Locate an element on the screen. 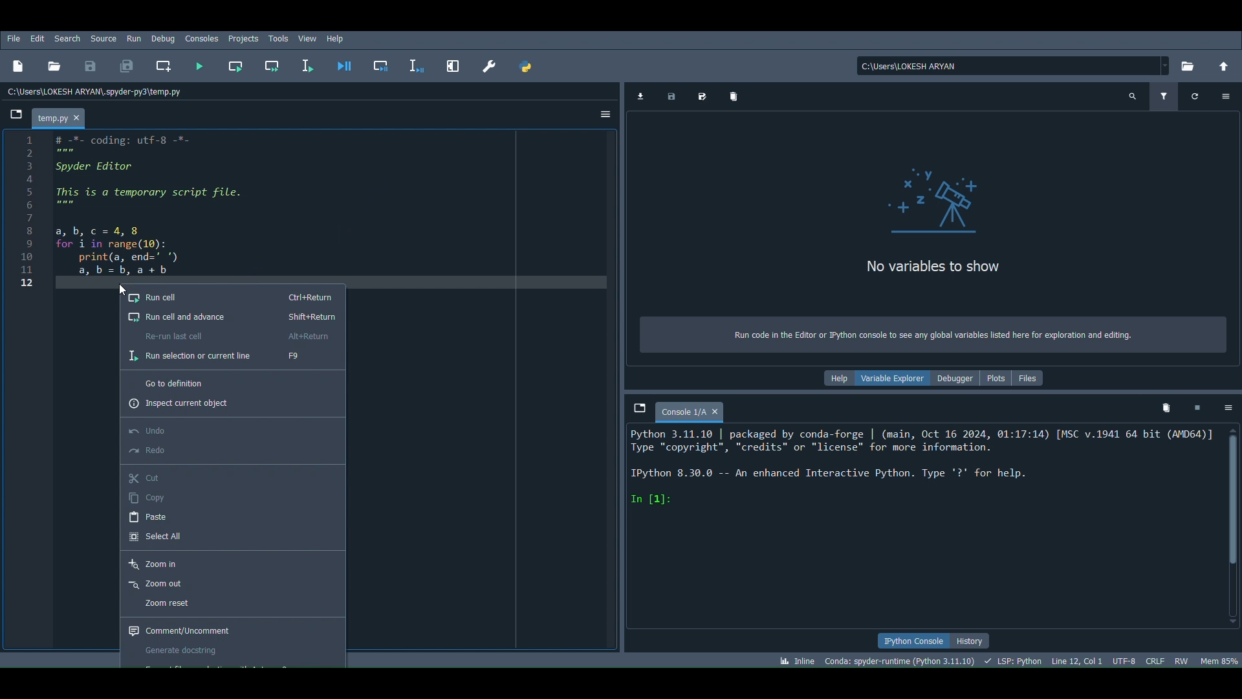 The image size is (1242, 699). code editor is located at coordinates (146, 209).